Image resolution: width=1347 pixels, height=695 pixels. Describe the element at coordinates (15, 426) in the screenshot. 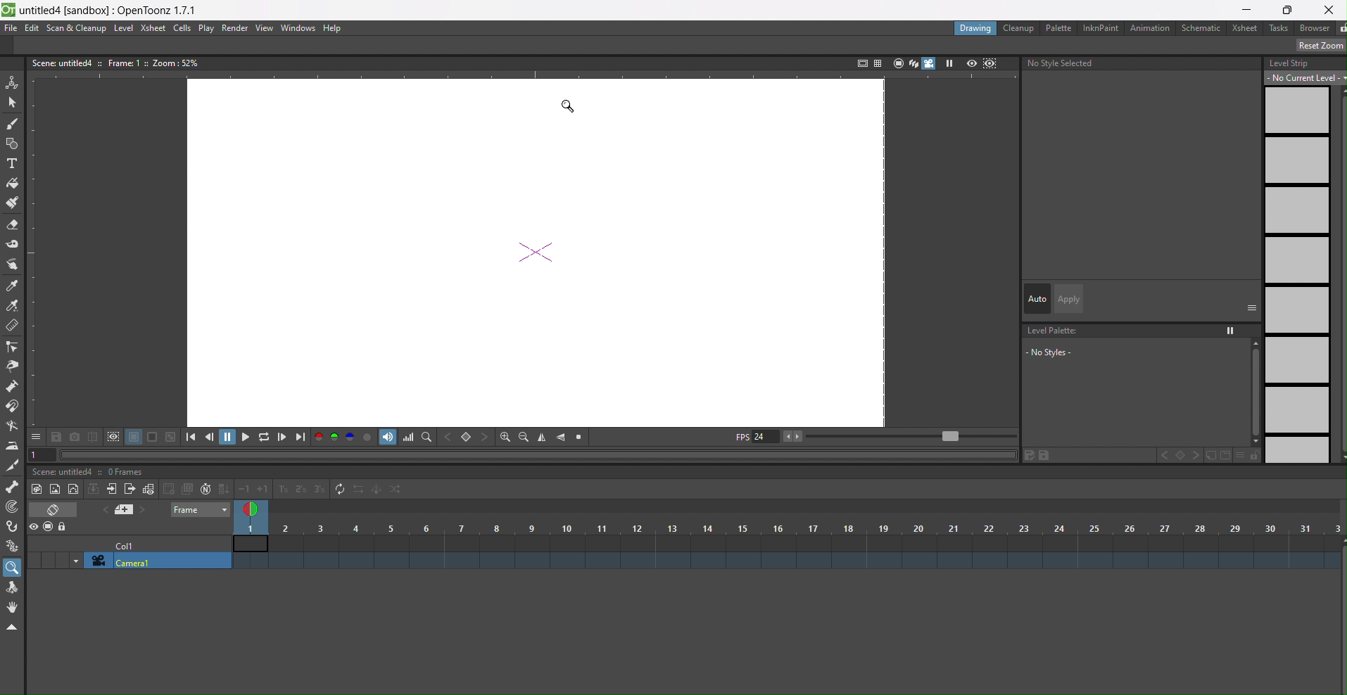

I see `bender tool` at that location.